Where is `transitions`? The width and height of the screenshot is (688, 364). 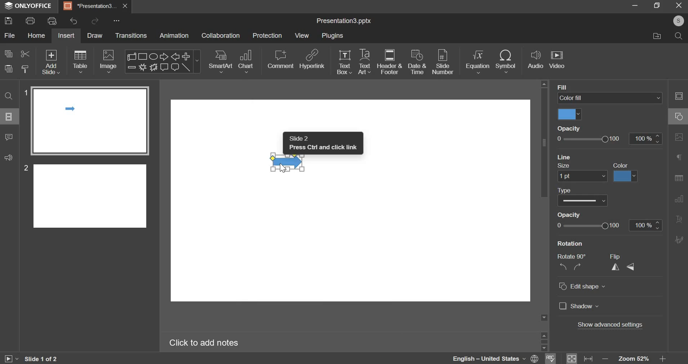
transitions is located at coordinates (131, 35).